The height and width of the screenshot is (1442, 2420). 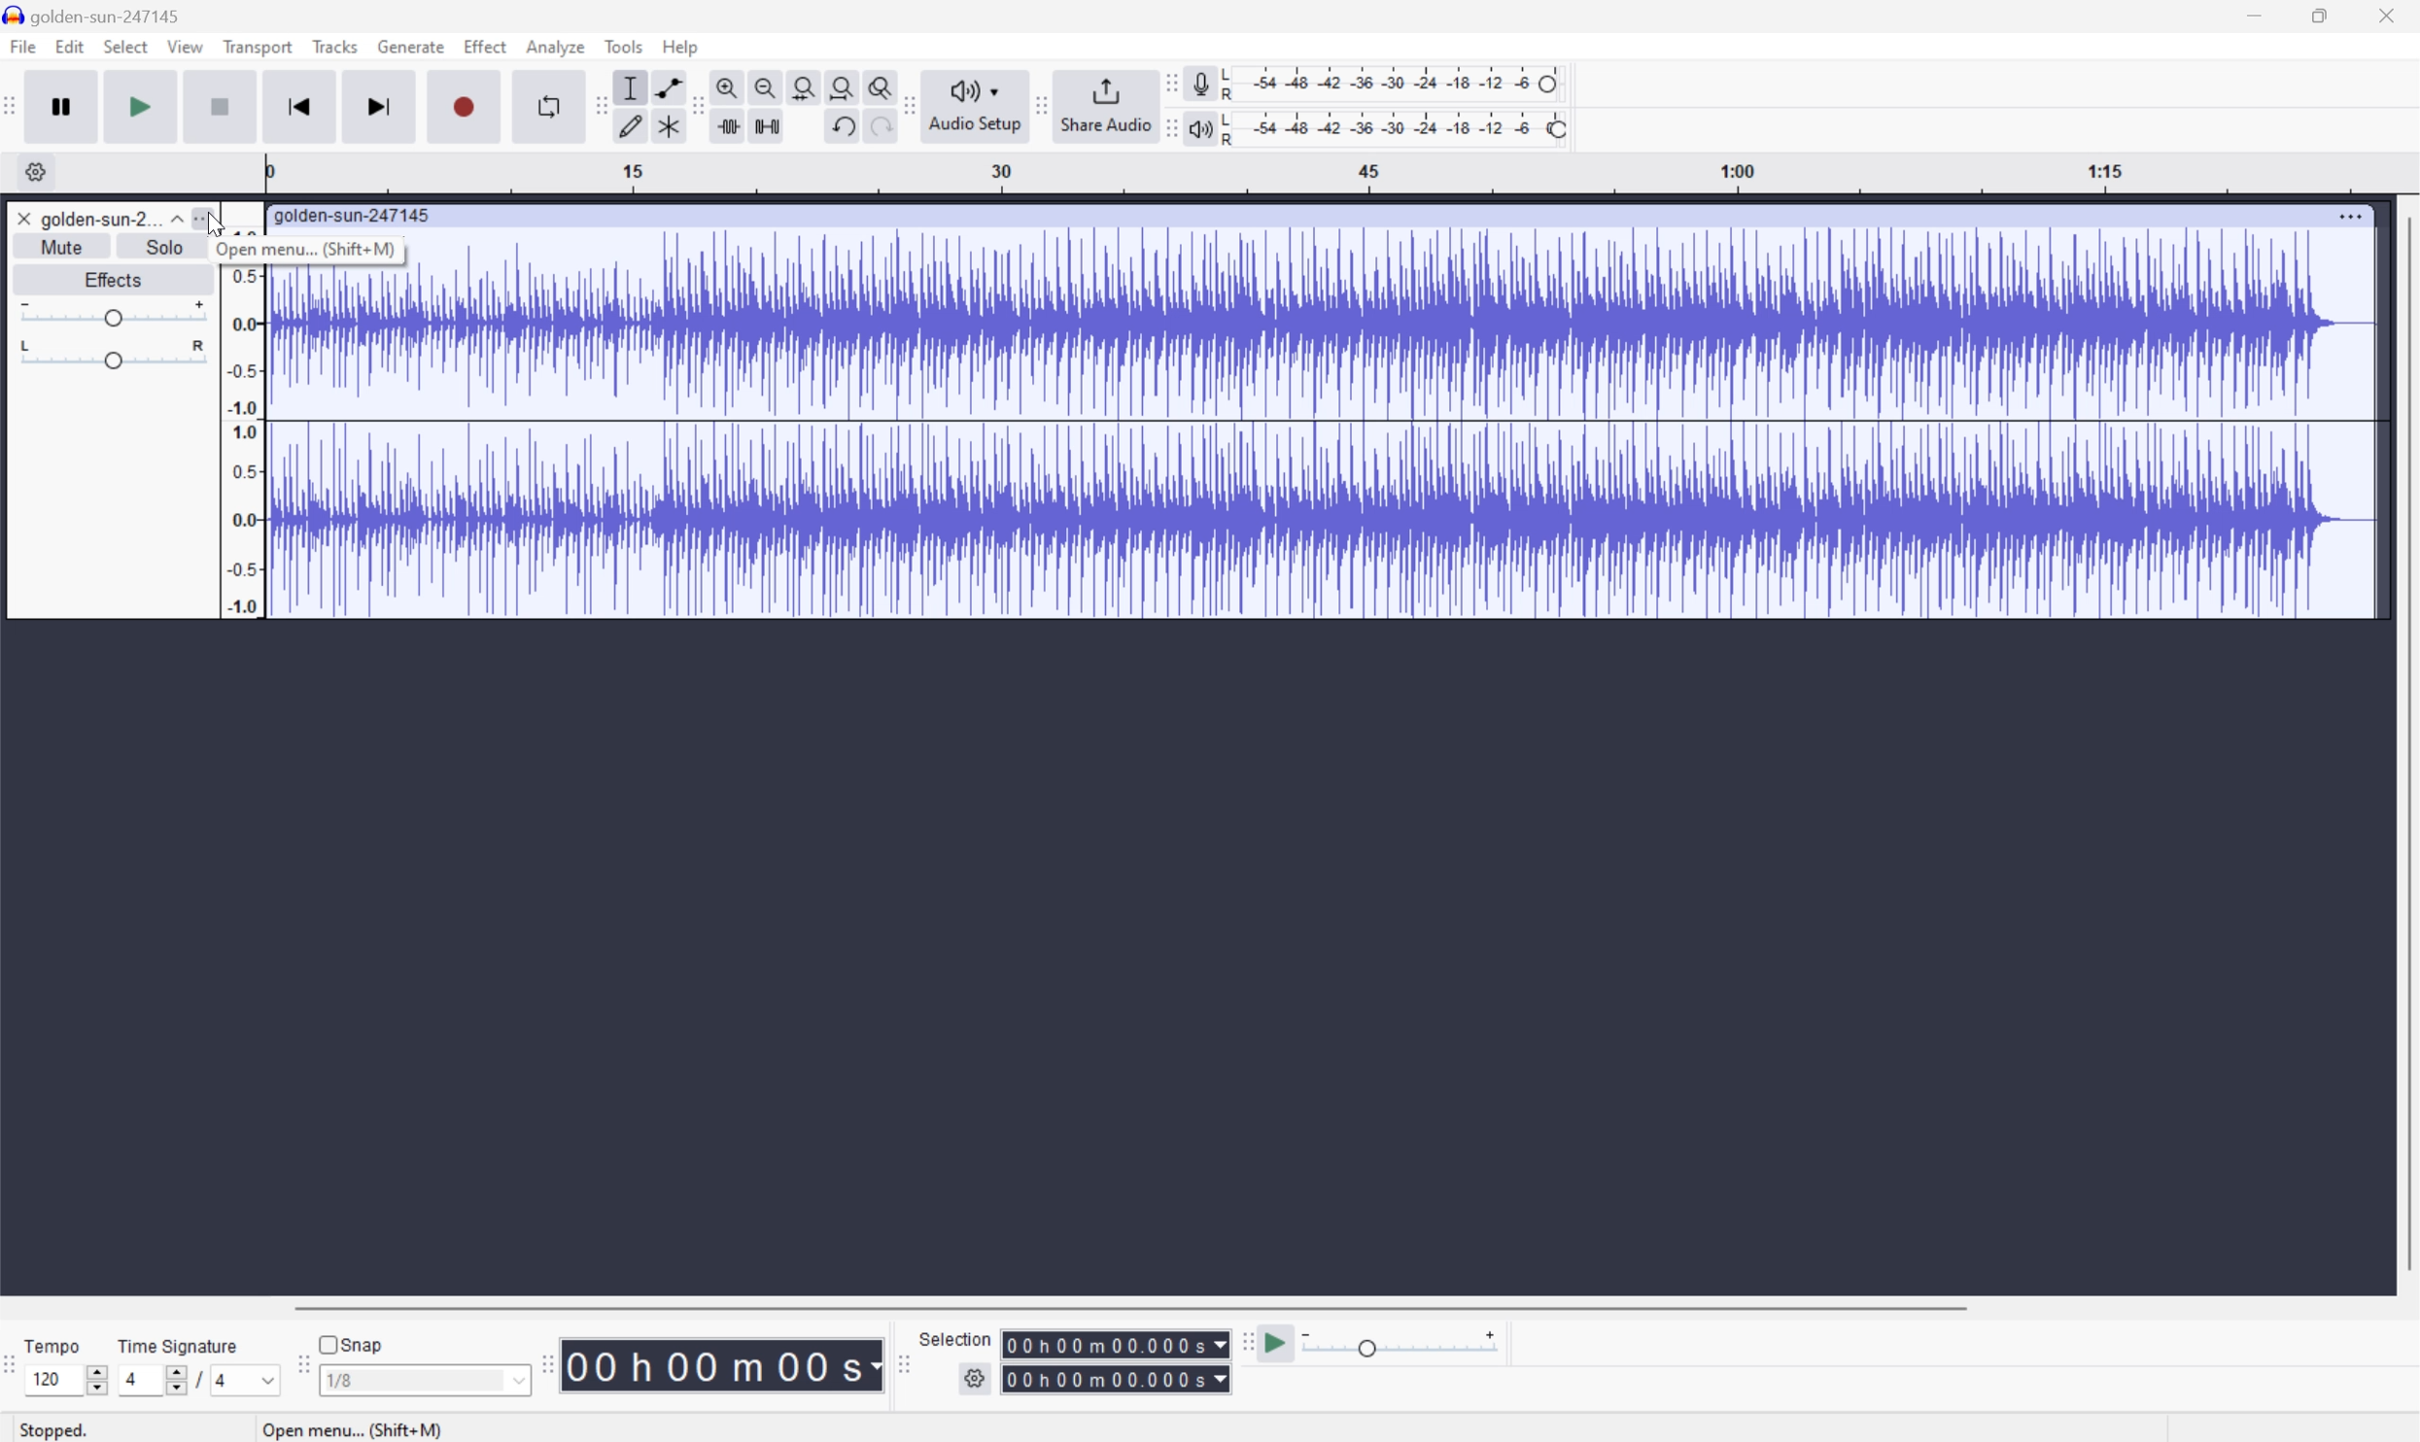 I want to click on Open, so click(x=238, y=248).